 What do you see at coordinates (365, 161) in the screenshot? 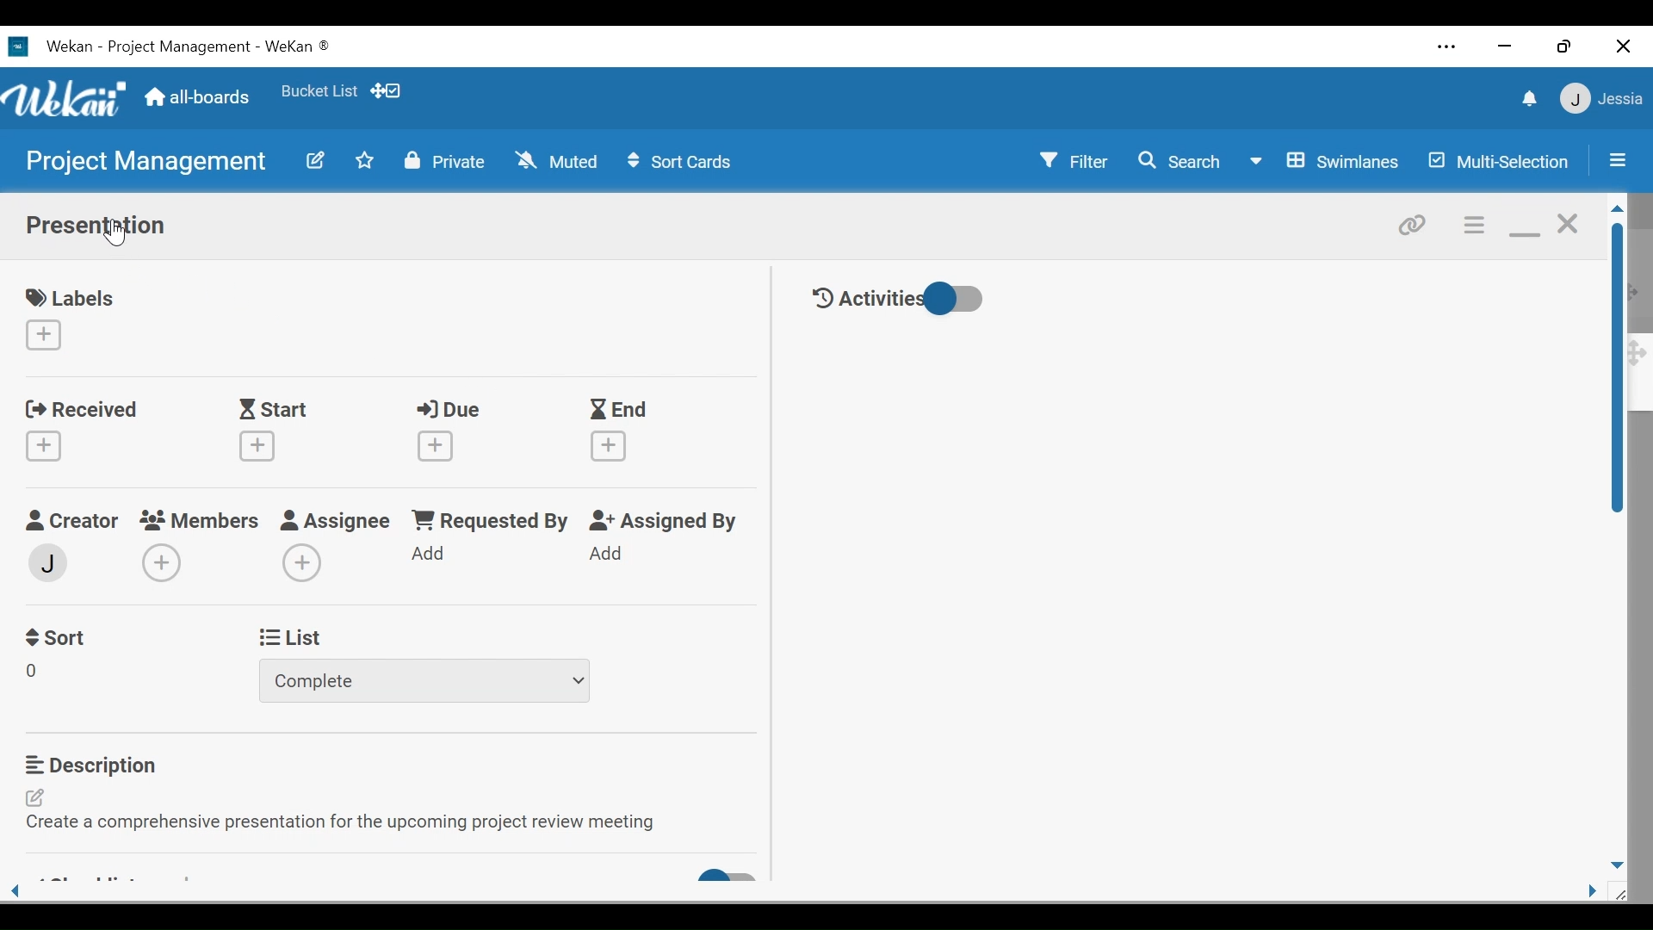
I see `Toggle favorites` at bounding box center [365, 161].